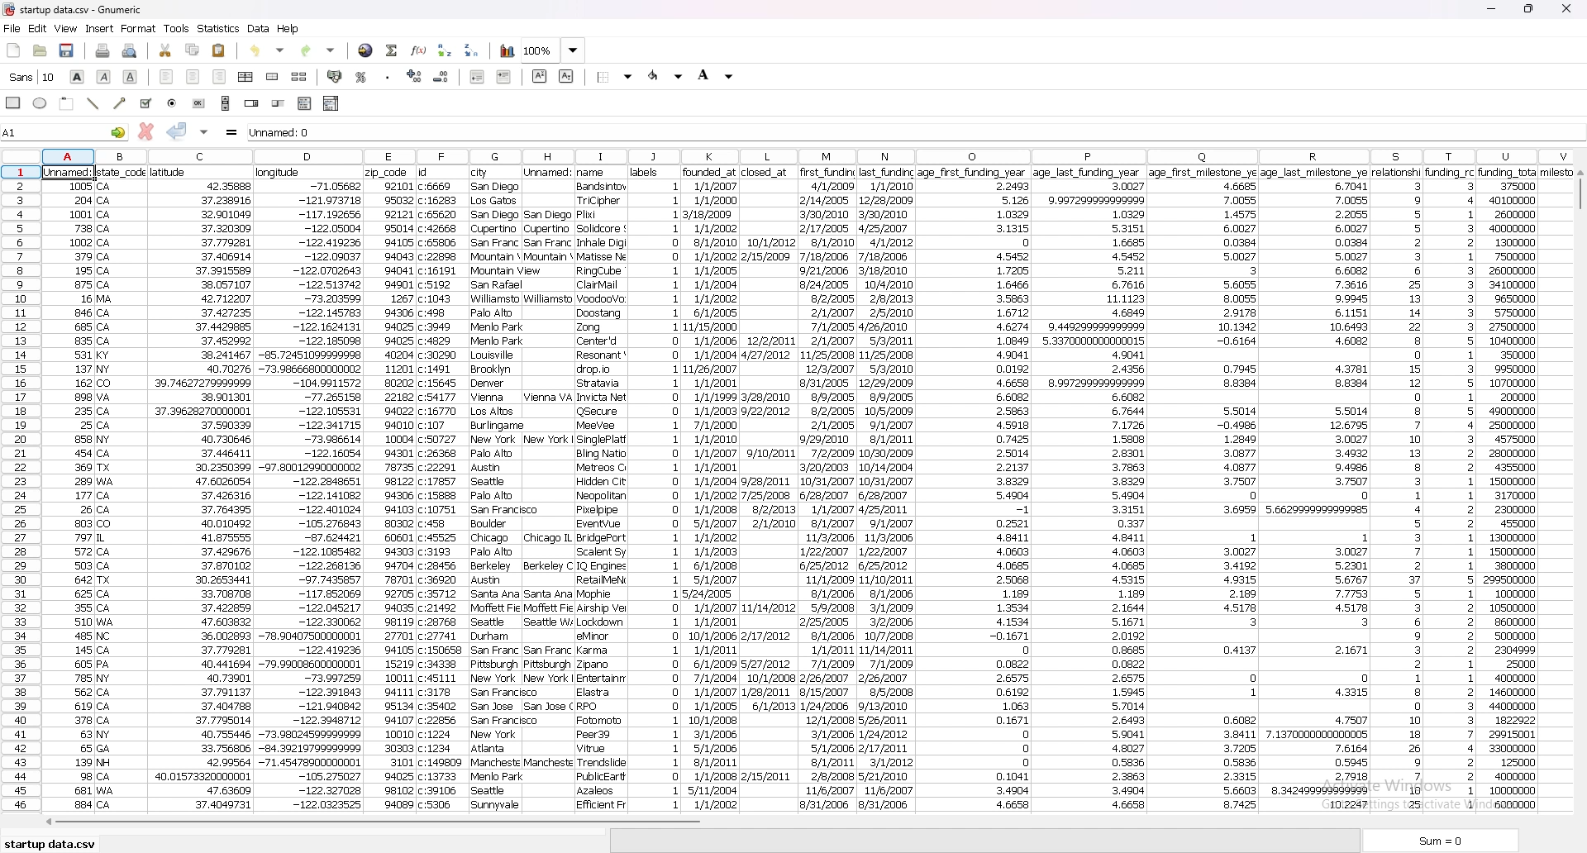 The width and height of the screenshot is (1587, 853). I want to click on accounting, so click(336, 76).